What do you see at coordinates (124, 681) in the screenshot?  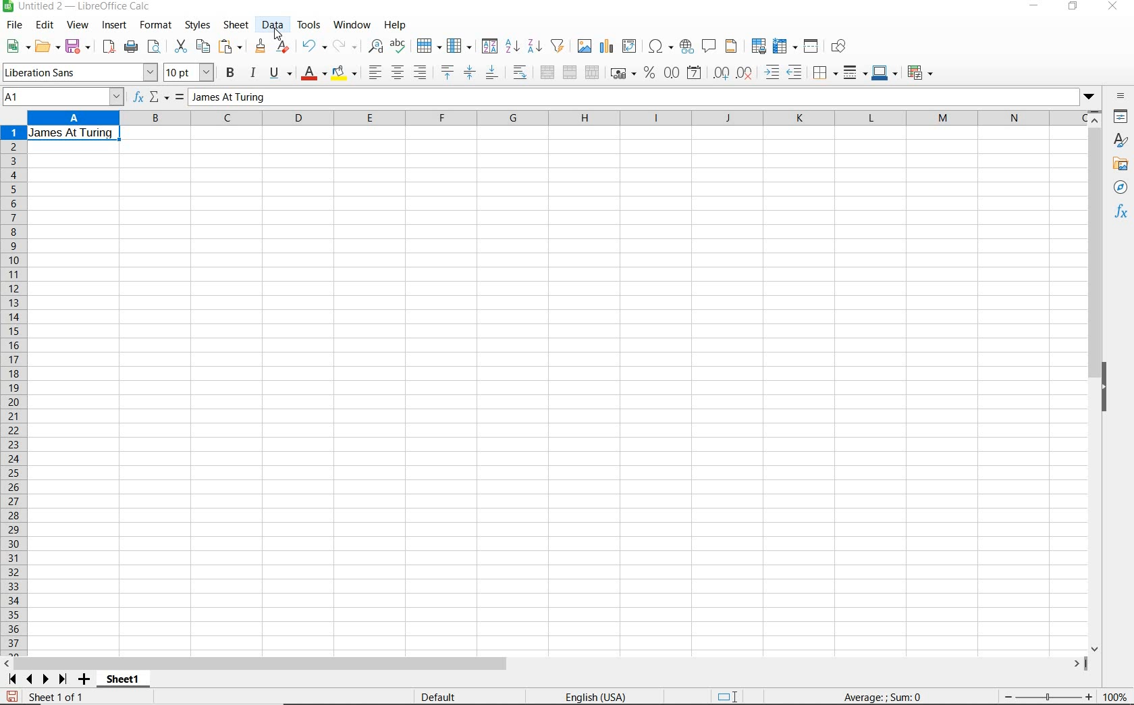 I see `sheet1` at bounding box center [124, 681].